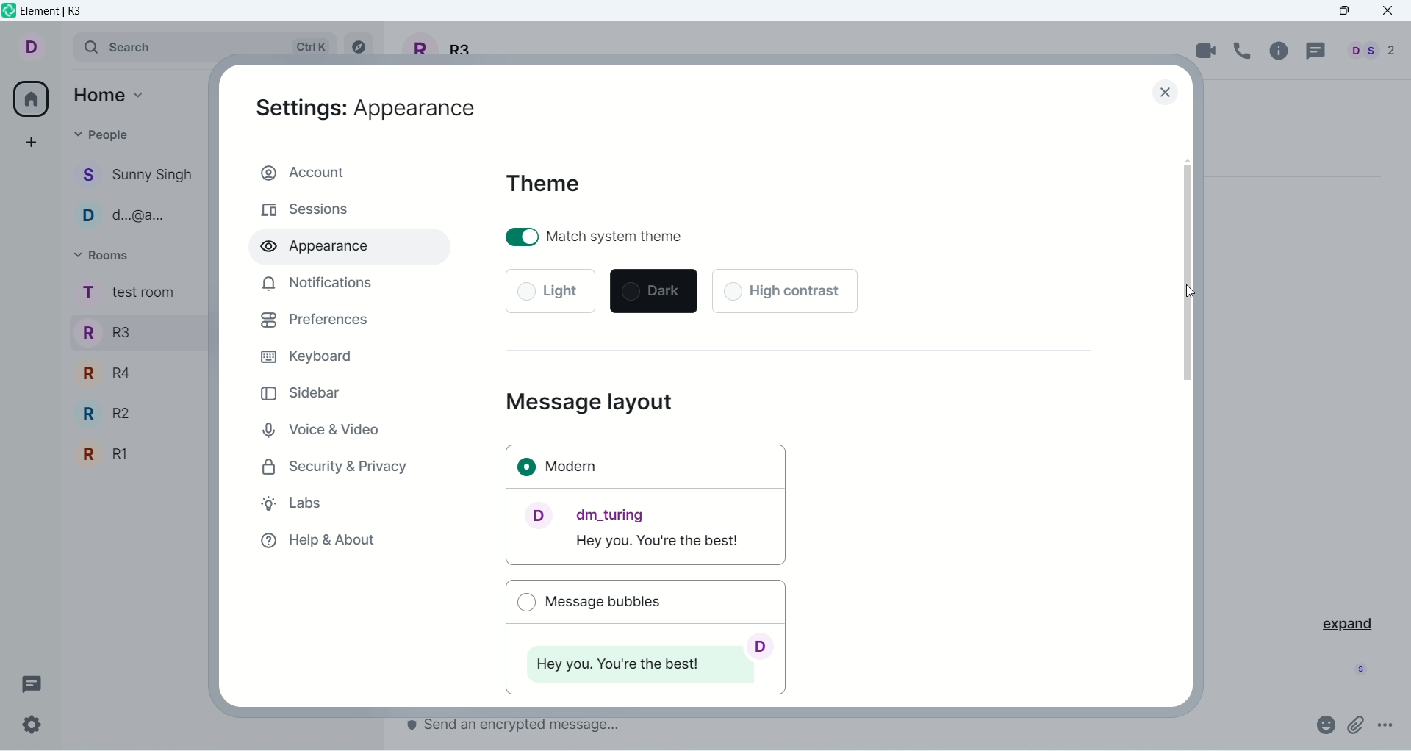 Image resolution: width=1411 pixels, height=751 pixels. I want to click on emoji, so click(1324, 724).